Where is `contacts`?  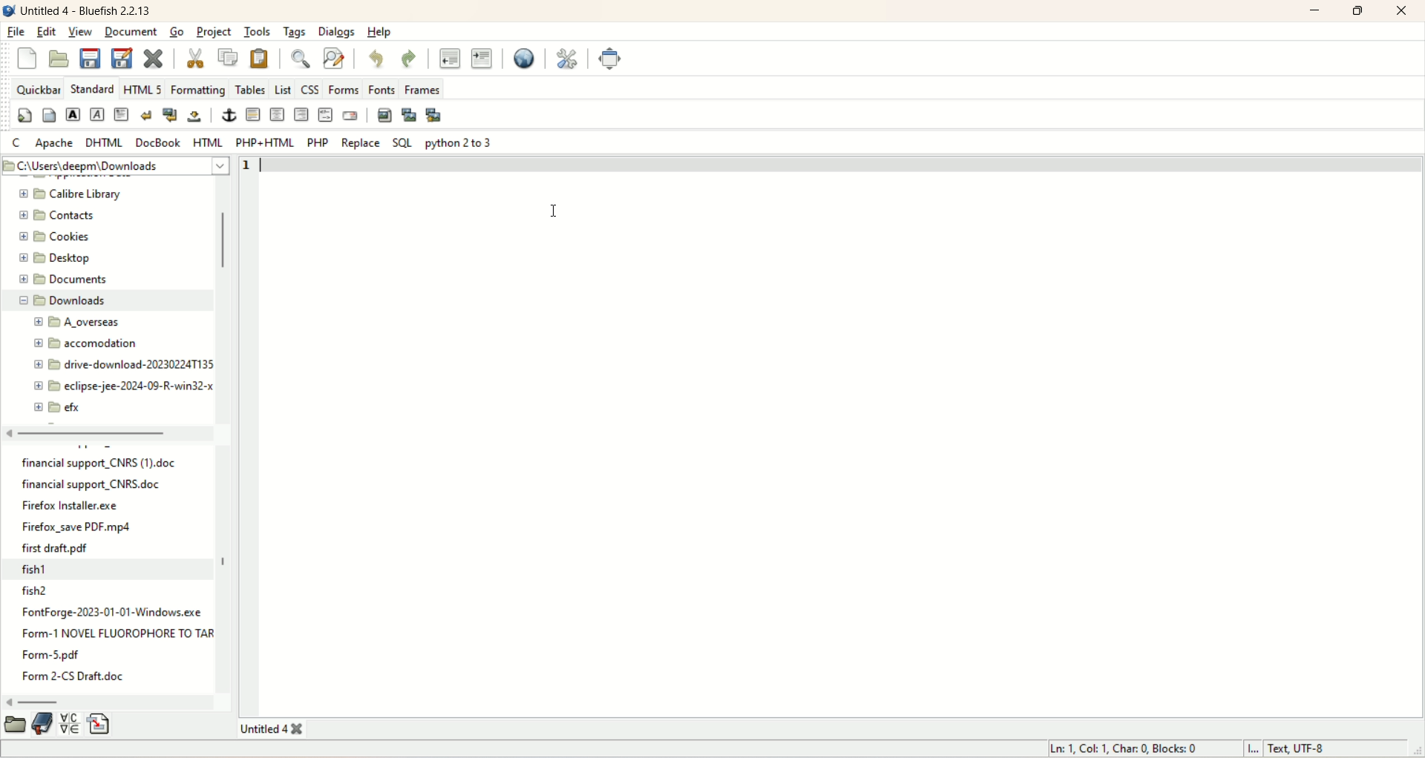 contacts is located at coordinates (56, 216).